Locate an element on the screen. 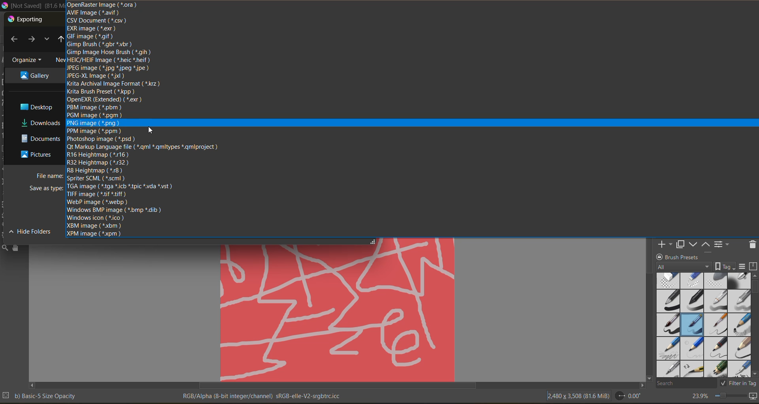  pbm image is located at coordinates (96, 107).